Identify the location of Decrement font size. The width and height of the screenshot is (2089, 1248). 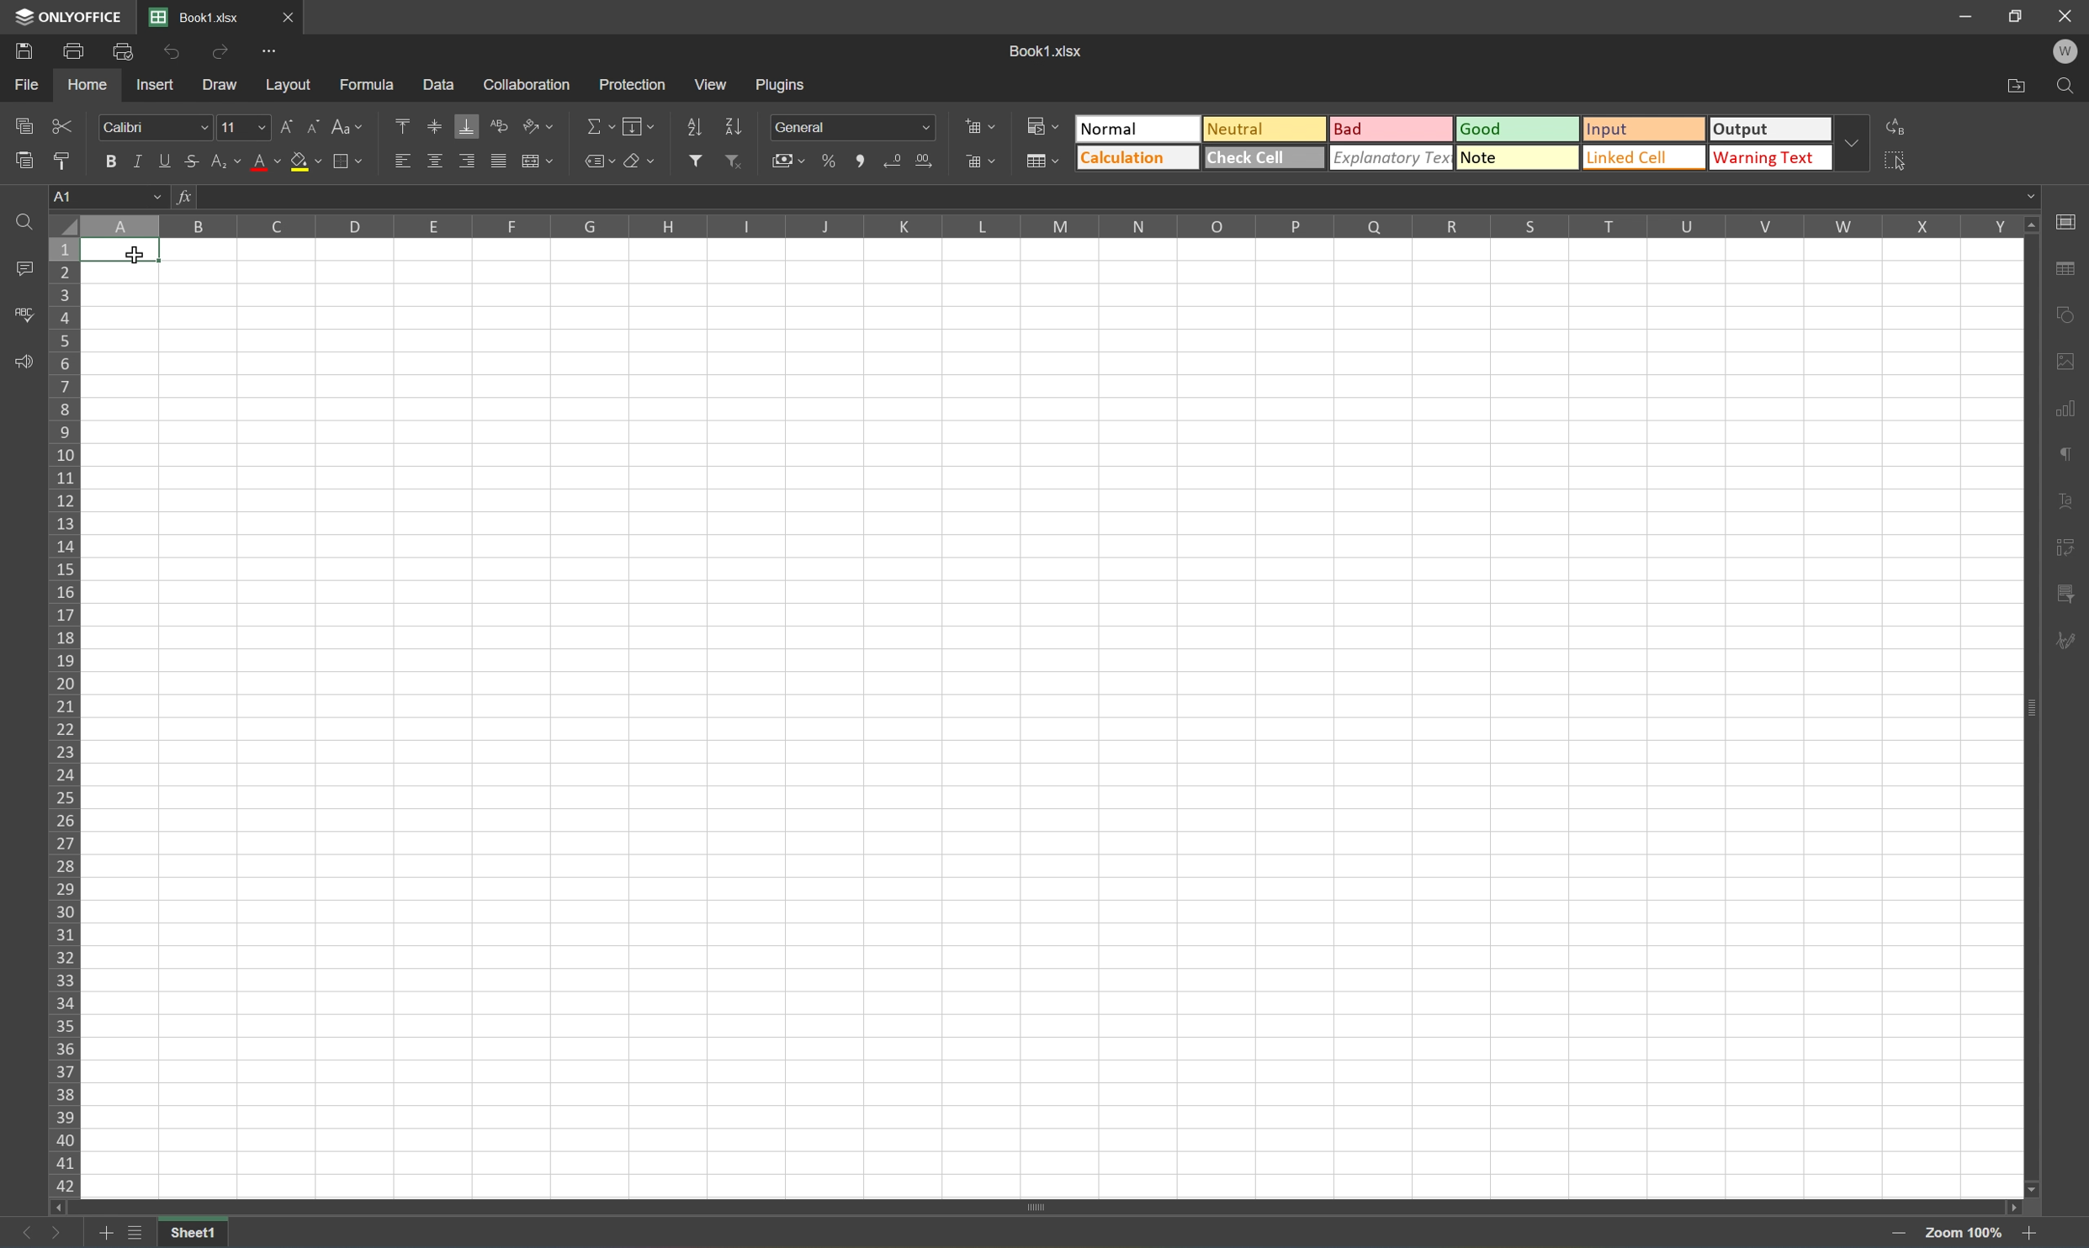
(315, 130).